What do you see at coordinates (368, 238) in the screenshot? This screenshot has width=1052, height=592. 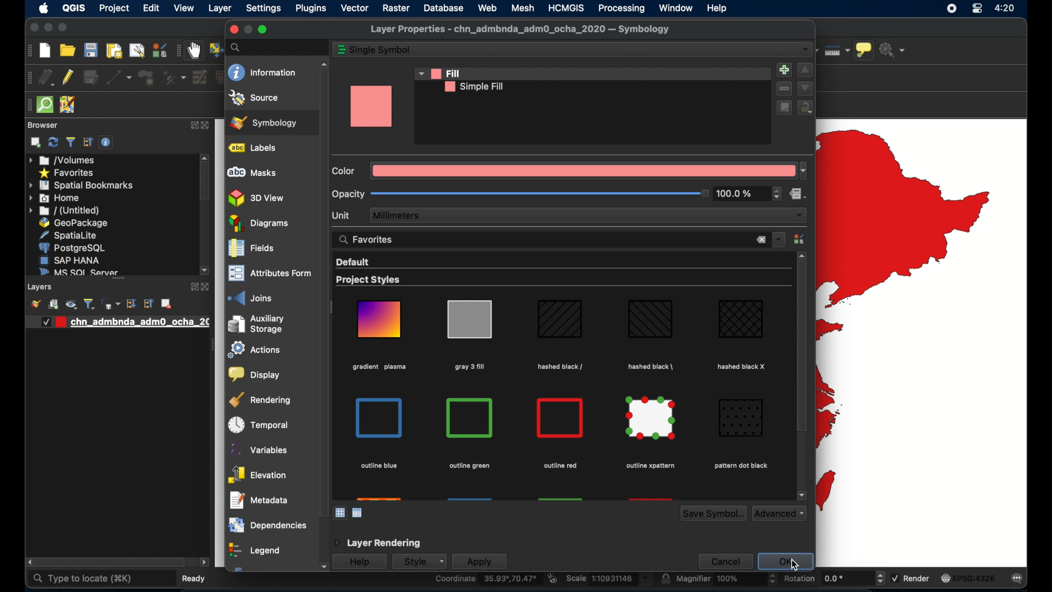 I see `favorites` at bounding box center [368, 238].